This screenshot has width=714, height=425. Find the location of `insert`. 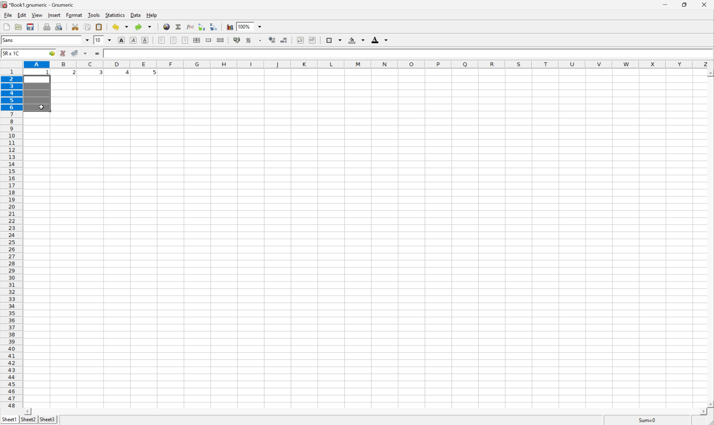

insert is located at coordinates (54, 15).